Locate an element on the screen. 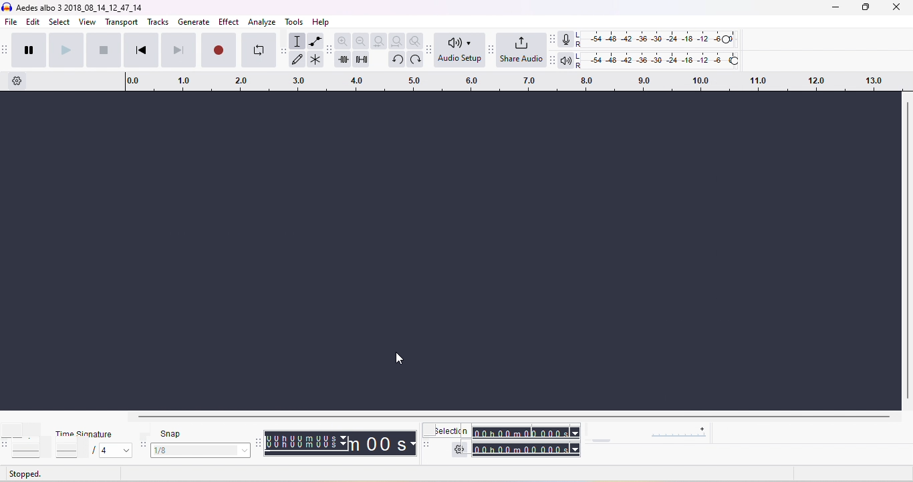 This screenshot has width=913, height=482. Audacity playback meter toolbar is located at coordinates (553, 61).